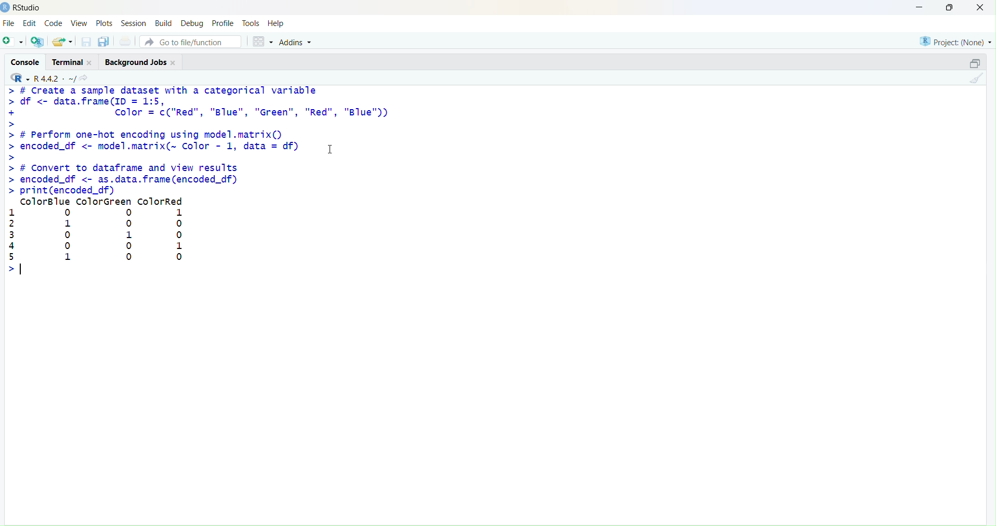 Image resolution: width=996 pixels, height=526 pixels. I want to click on clean, so click(976, 78).